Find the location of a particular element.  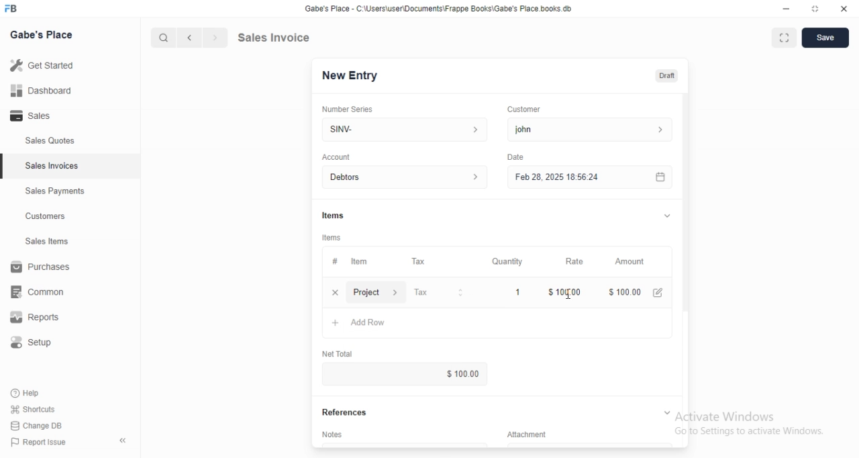

$100.00 is located at coordinates (622, 291).